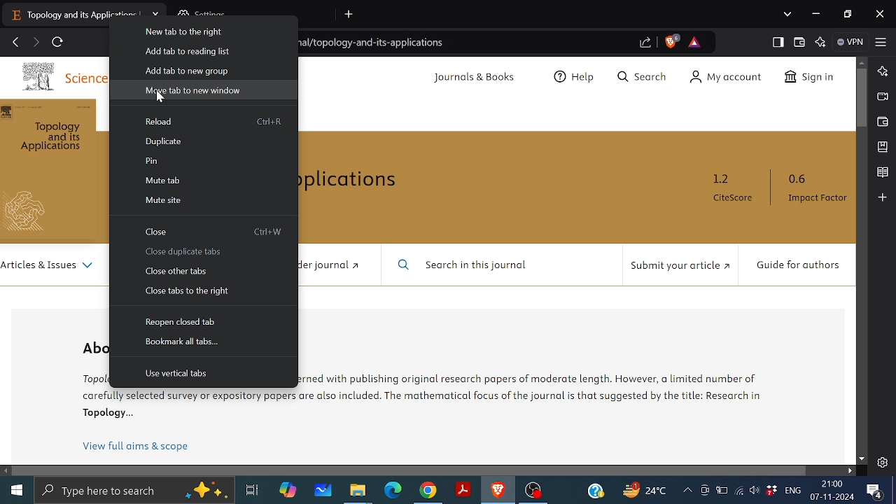 The height and width of the screenshot is (504, 896). I want to click on Dropbox, so click(771, 491).